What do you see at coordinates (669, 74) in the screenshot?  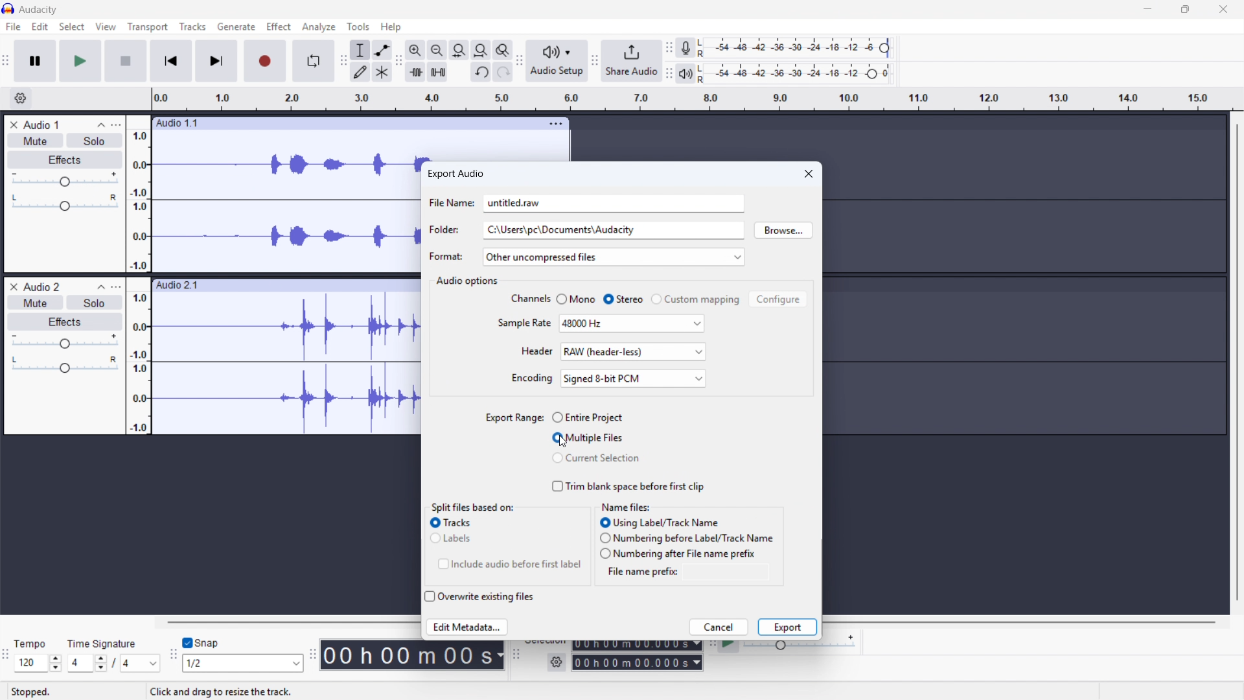 I see `playback metre tool bar` at bounding box center [669, 74].